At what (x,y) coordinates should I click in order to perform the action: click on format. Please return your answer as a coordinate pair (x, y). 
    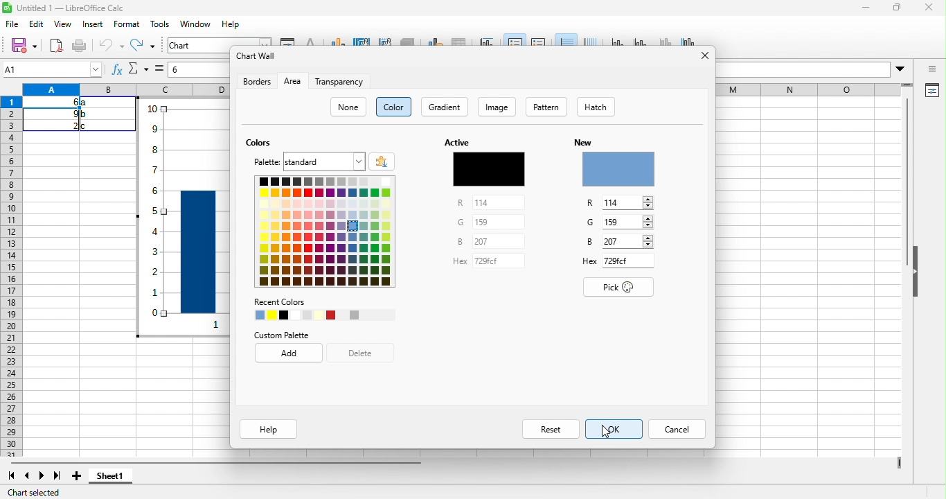
    Looking at the image, I should click on (129, 24).